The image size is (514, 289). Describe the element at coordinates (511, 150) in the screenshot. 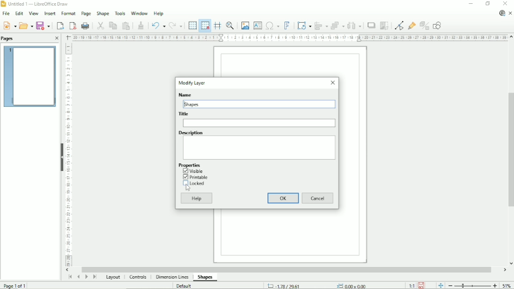

I see `Vertical scrollbar` at that location.